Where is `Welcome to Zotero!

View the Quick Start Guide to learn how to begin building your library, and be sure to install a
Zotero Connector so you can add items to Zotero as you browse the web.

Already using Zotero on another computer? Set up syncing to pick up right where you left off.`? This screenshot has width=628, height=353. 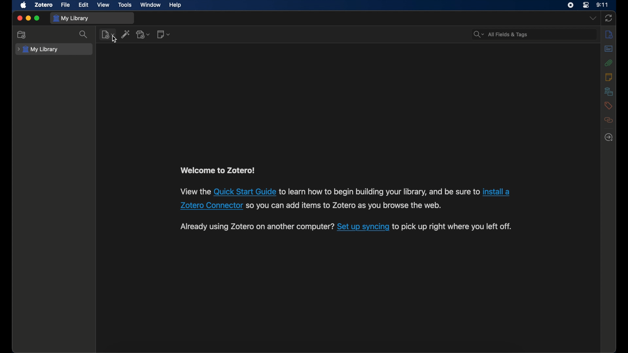 Welcome to Zotero!

View the Quick Start Guide to learn how to begin building your library, and be sure to install a
Zotero Connector so you can add items to Zotero as you browse the web.

Already using Zotero on another computer? Set up syncing to pick up right where you left off. is located at coordinates (345, 199).